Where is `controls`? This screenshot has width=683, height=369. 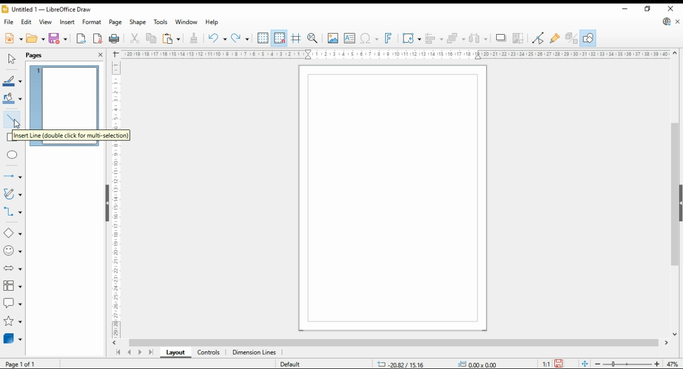 controls is located at coordinates (208, 353).